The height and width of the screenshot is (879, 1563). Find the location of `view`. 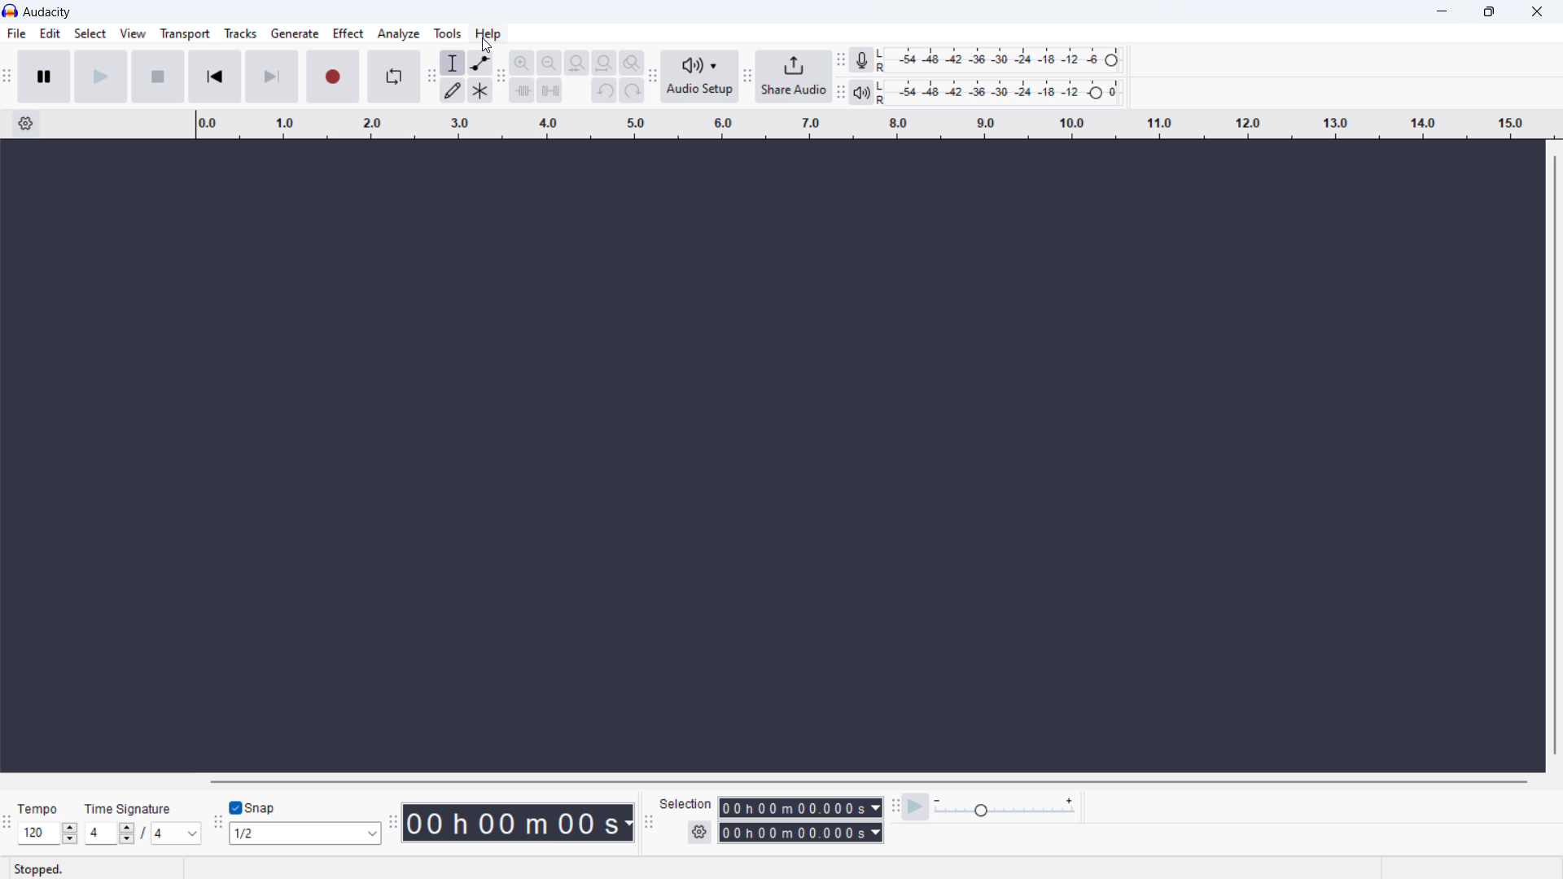

view is located at coordinates (133, 33).